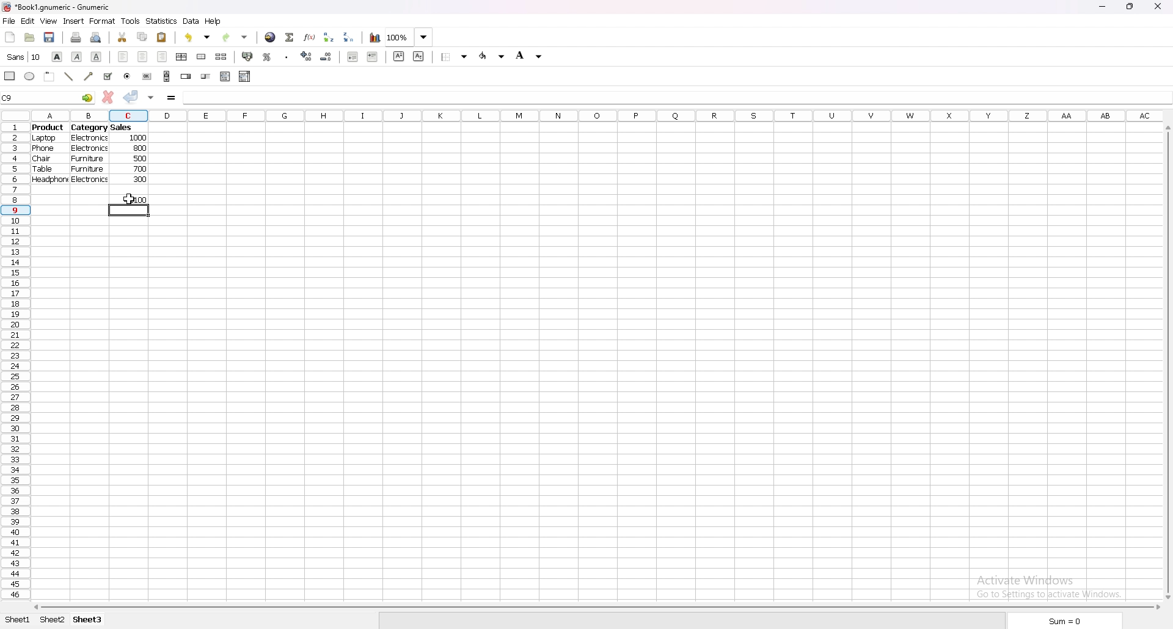 This screenshot has height=629, width=1173. I want to click on thousands separator, so click(285, 57).